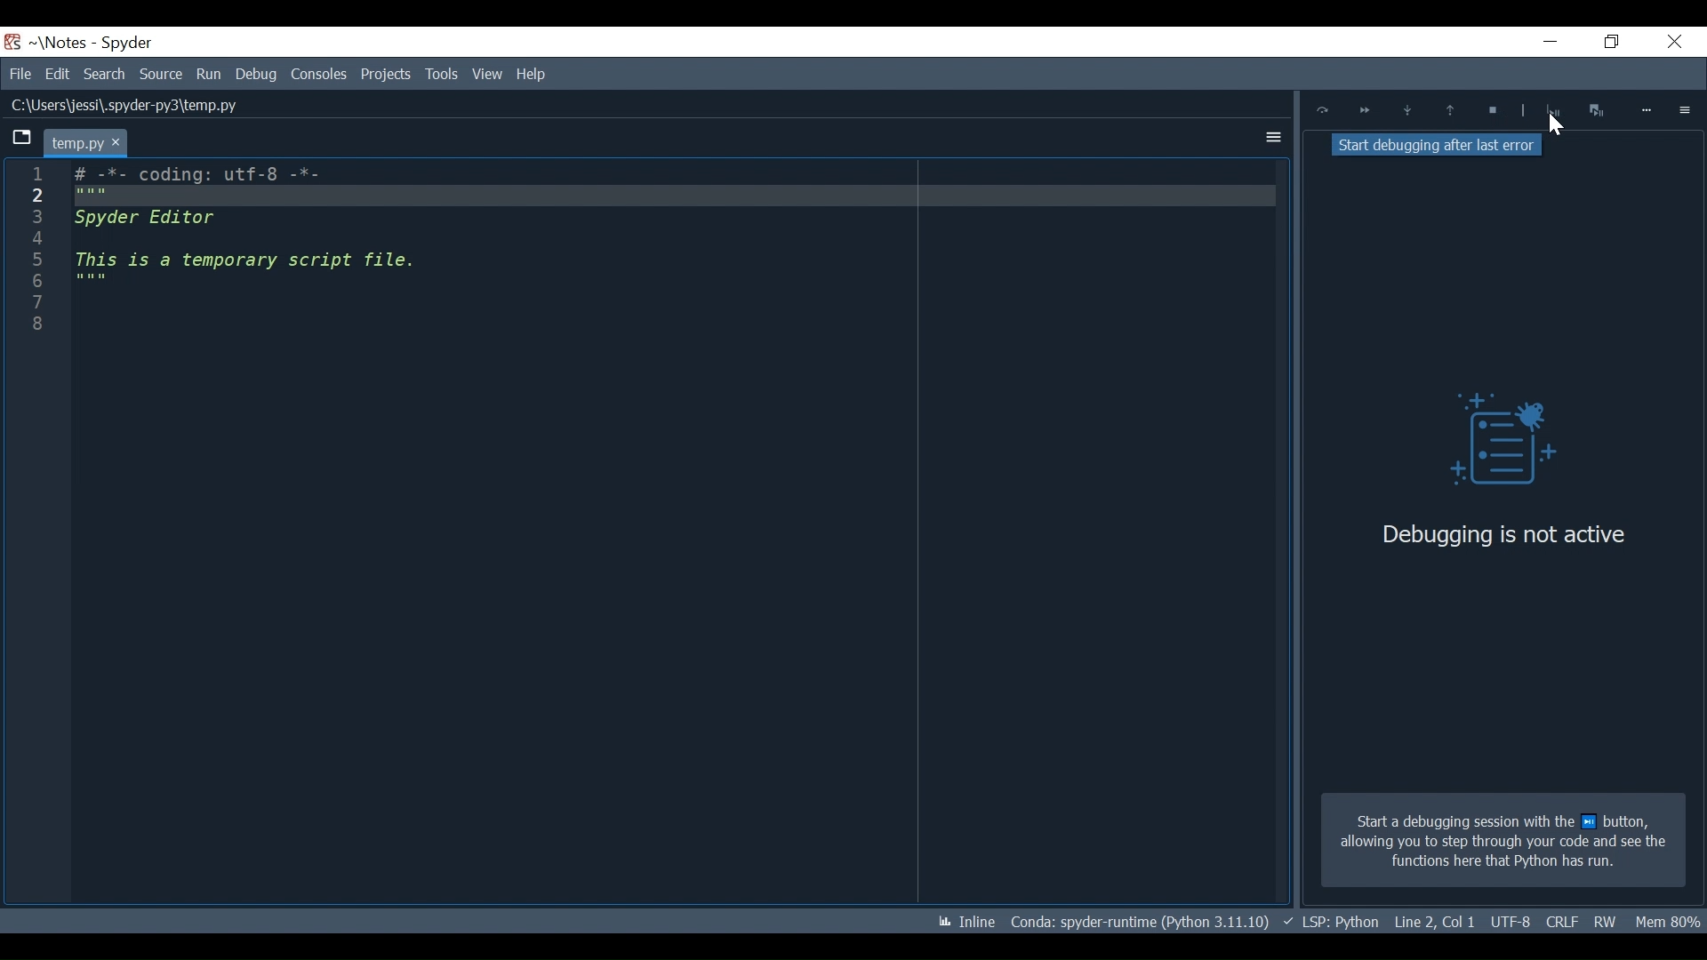  Describe the element at coordinates (1558, 126) in the screenshot. I see `Cursor` at that location.